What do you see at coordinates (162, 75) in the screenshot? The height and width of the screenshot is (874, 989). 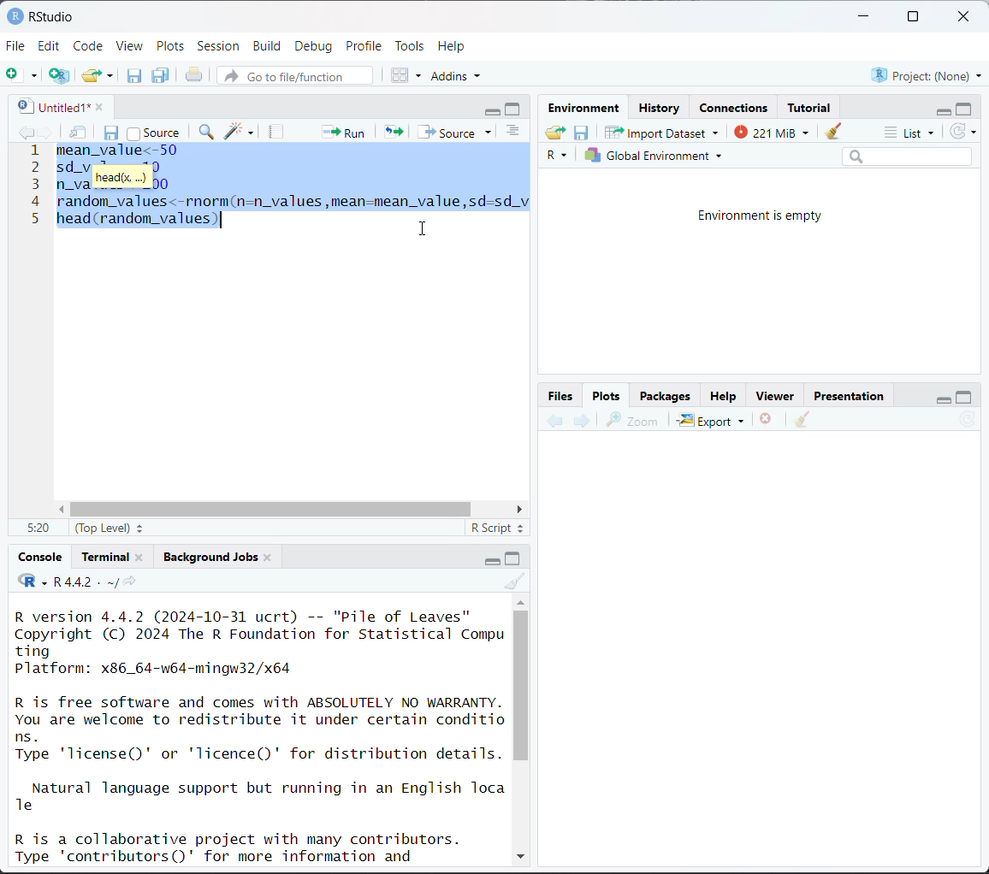 I see `save all open documents` at bounding box center [162, 75].